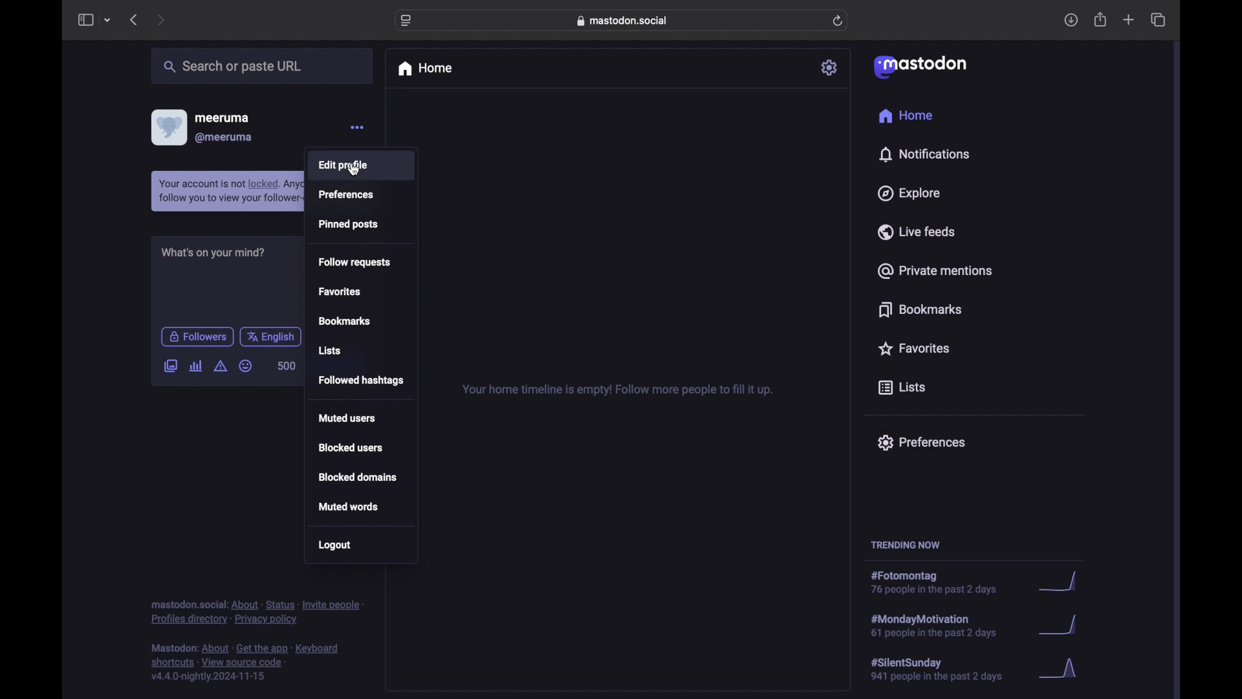 The width and height of the screenshot is (1242, 699). I want to click on your home timeline is empty! follow more people to fill it up, so click(618, 390).